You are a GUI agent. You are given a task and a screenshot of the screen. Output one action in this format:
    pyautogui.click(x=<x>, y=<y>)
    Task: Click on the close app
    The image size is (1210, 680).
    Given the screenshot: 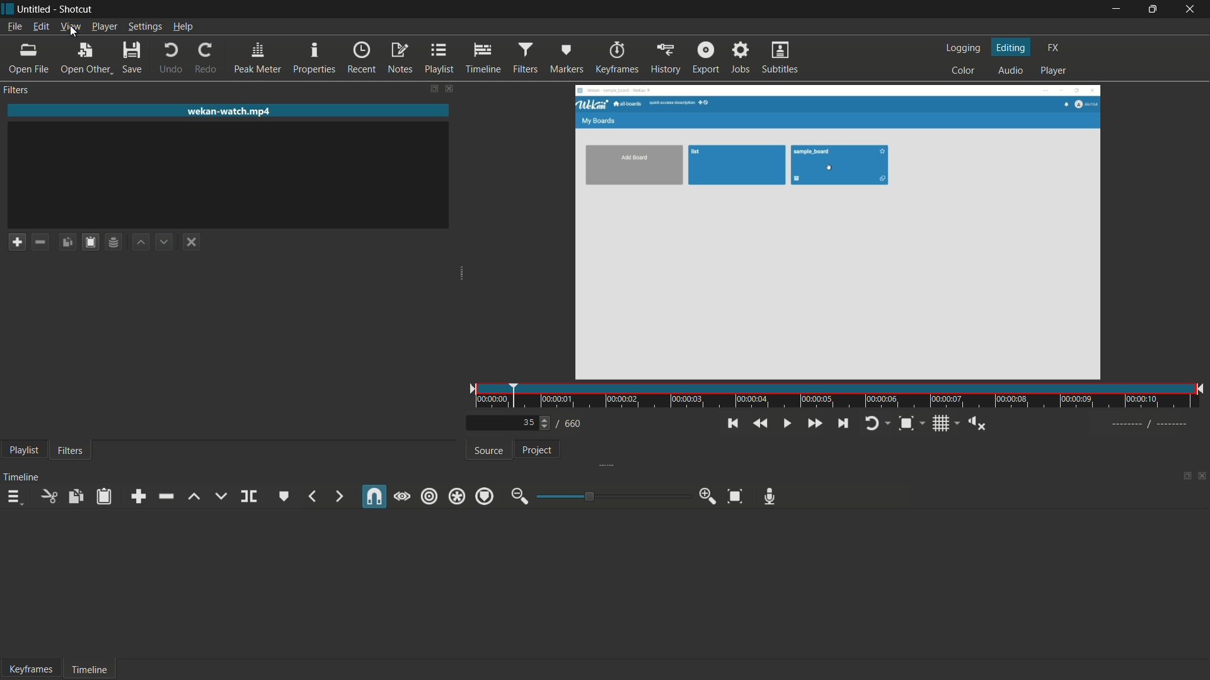 What is the action you would take?
    pyautogui.click(x=1192, y=9)
    